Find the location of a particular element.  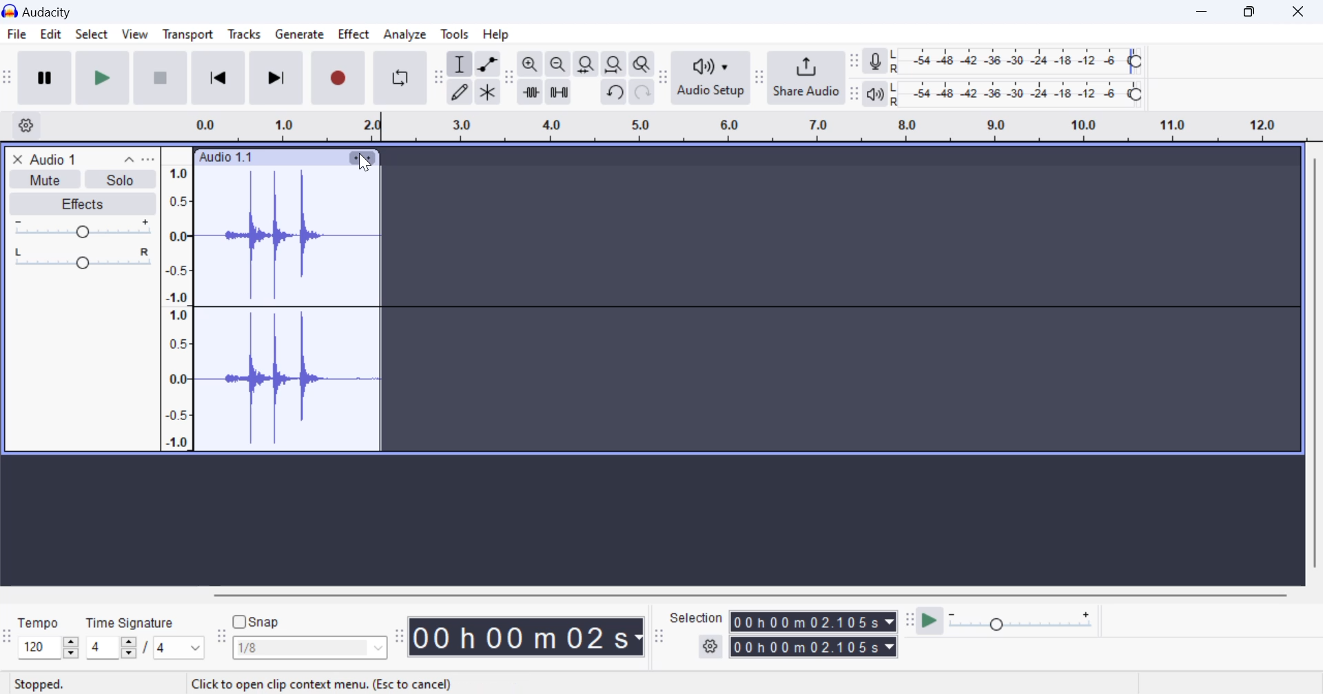

Selected Clip Length is located at coordinates (816, 636).